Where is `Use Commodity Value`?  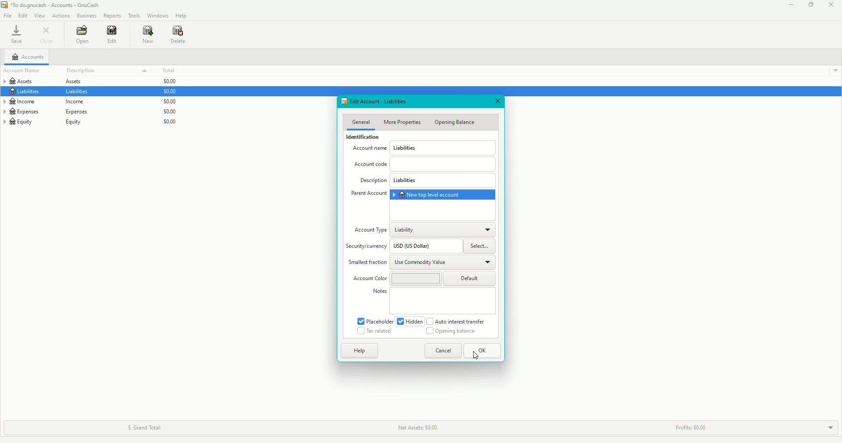
Use Commodity Value is located at coordinates (445, 263).